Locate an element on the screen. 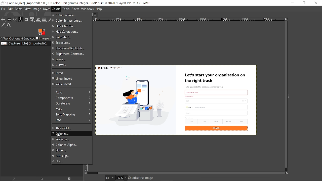  Image is located at coordinates (37, 9).